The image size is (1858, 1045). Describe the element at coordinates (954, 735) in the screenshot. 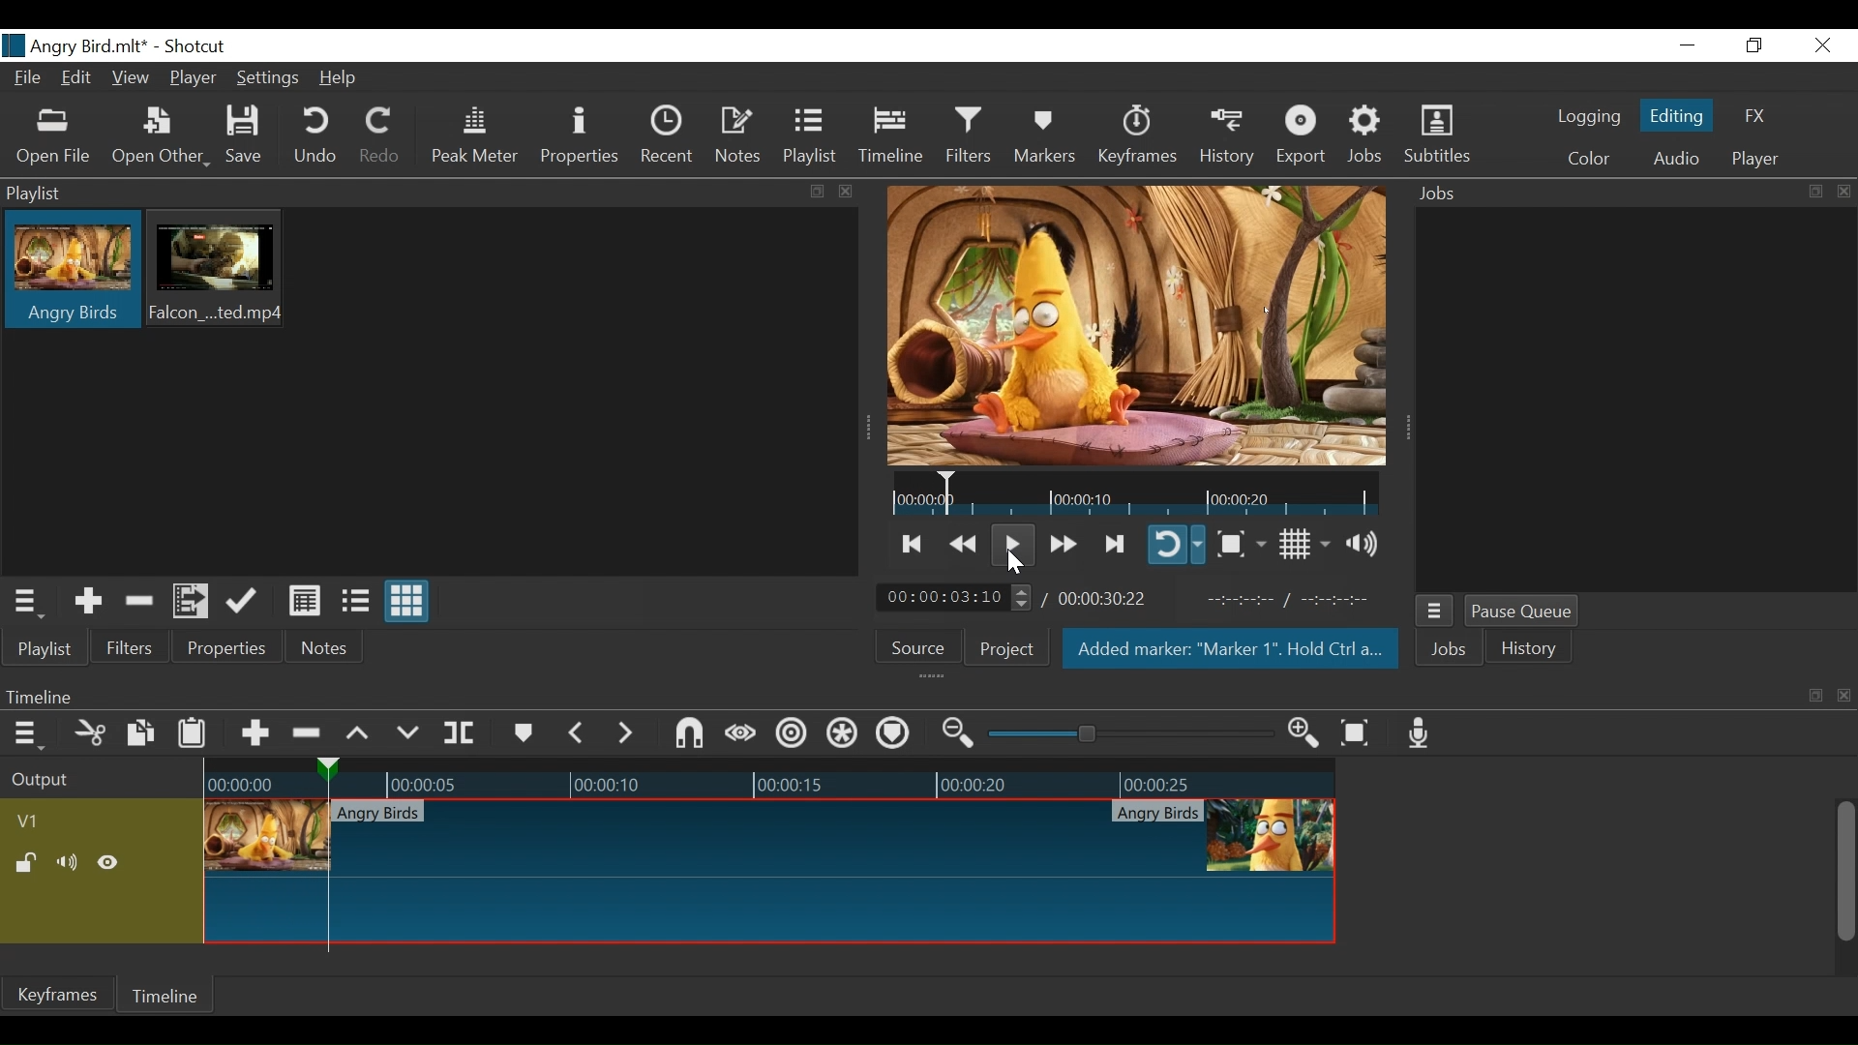

I see `Zoom timeline out` at that location.